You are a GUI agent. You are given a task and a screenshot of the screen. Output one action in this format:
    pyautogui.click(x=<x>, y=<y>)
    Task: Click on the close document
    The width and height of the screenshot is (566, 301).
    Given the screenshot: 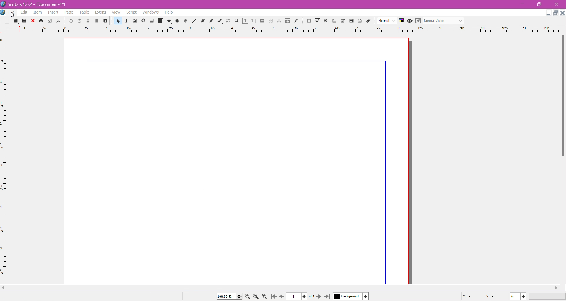 What is the action you would take?
    pyautogui.click(x=562, y=13)
    